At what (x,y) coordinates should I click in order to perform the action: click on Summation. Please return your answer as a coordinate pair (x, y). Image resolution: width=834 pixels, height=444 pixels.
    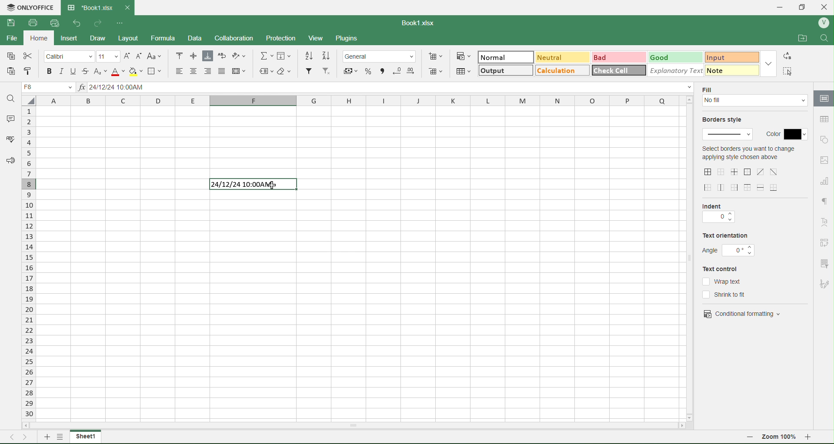
    Looking at the image, I should click on (267, 56).